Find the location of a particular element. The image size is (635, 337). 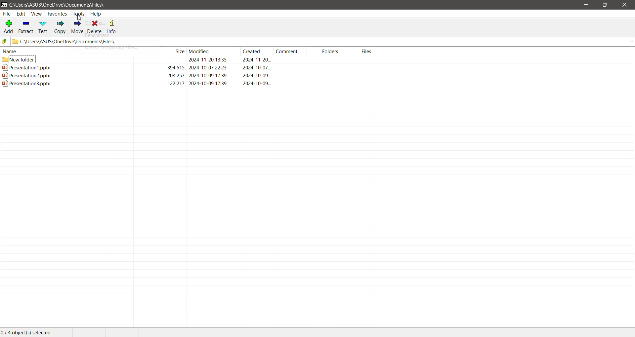

Copy is located at coordinates (61, 27).